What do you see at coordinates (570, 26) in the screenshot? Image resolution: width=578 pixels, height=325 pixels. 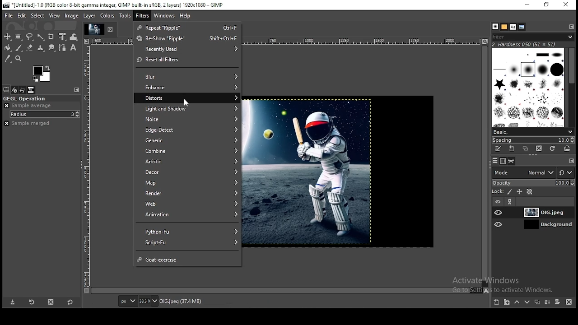 I see `configure this tab` at bounding box center [570, 26].